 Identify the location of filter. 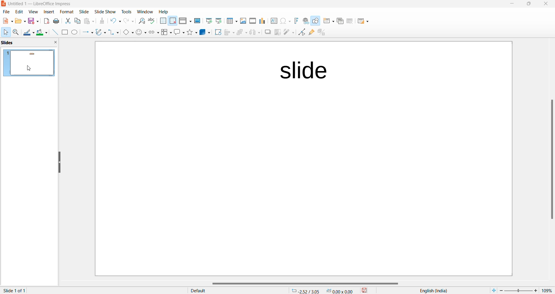
(289, 31).